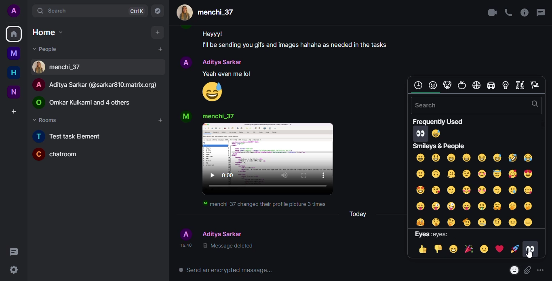 The width and height of the screenshot is (552, 281). Describe the element at coordinates (541, 12) in the screenshot. I see `threads` at that location.